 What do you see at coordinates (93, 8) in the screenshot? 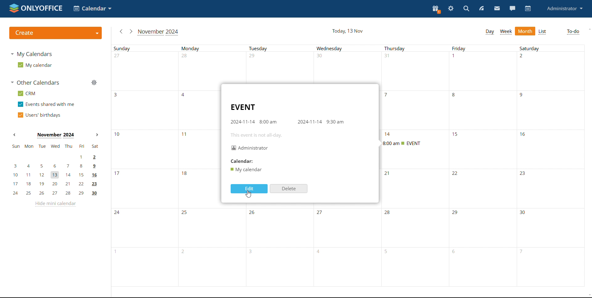
I see `select application` at bounding box center [93, 8].